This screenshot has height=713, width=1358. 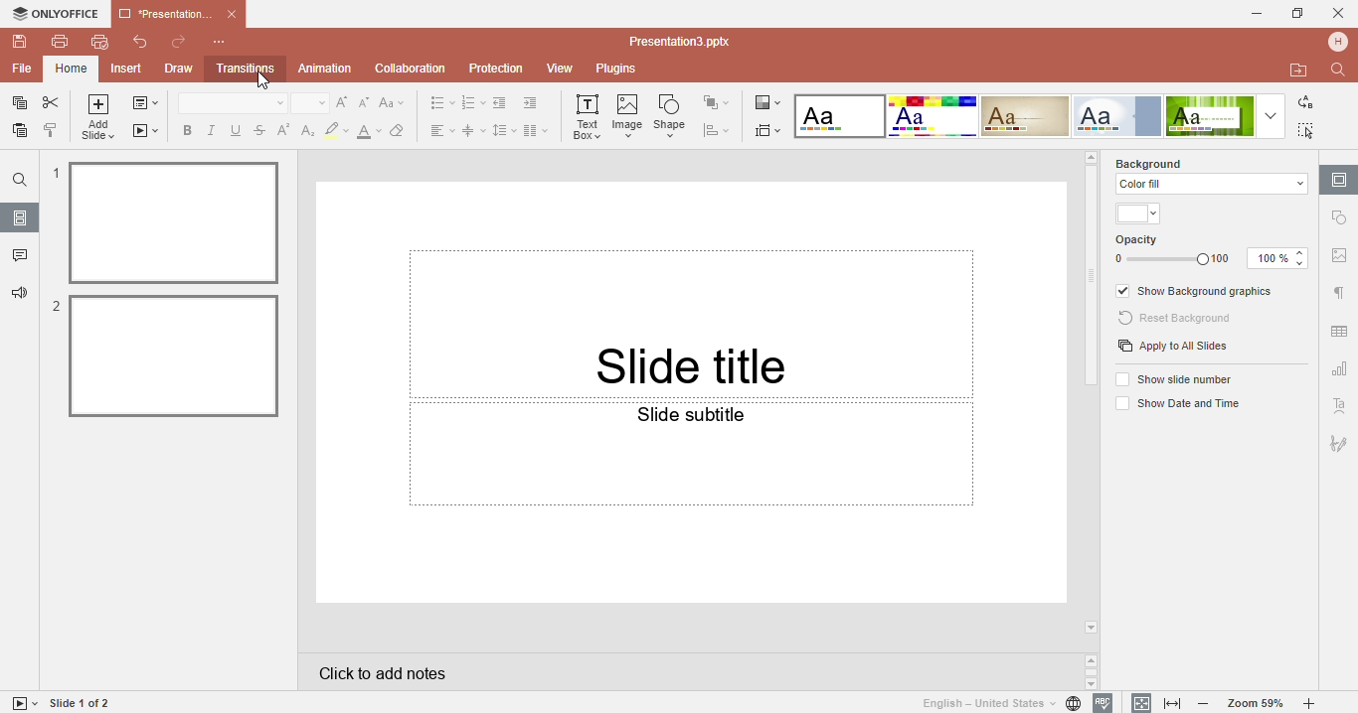 I want to click on Slected file 2, so click(x=167, y=356).